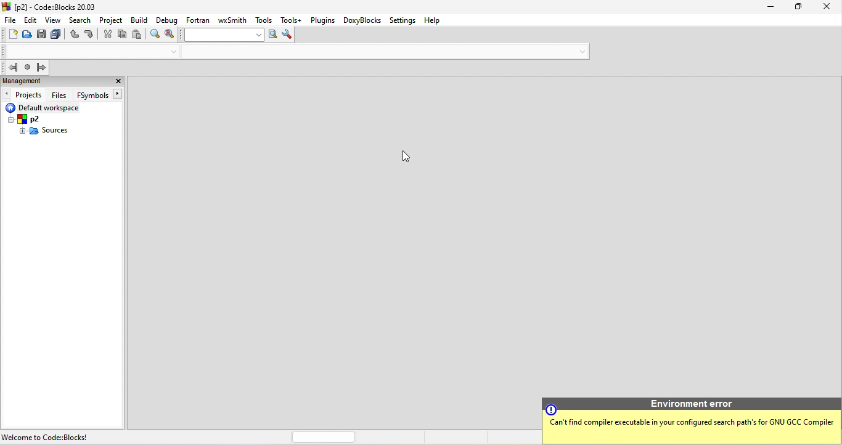 This screenshot has width=842, height=445. What do you see at coordinates (363, 22) in the screenshot?
I see `doxyblocks` at bounding box center [363, 22].